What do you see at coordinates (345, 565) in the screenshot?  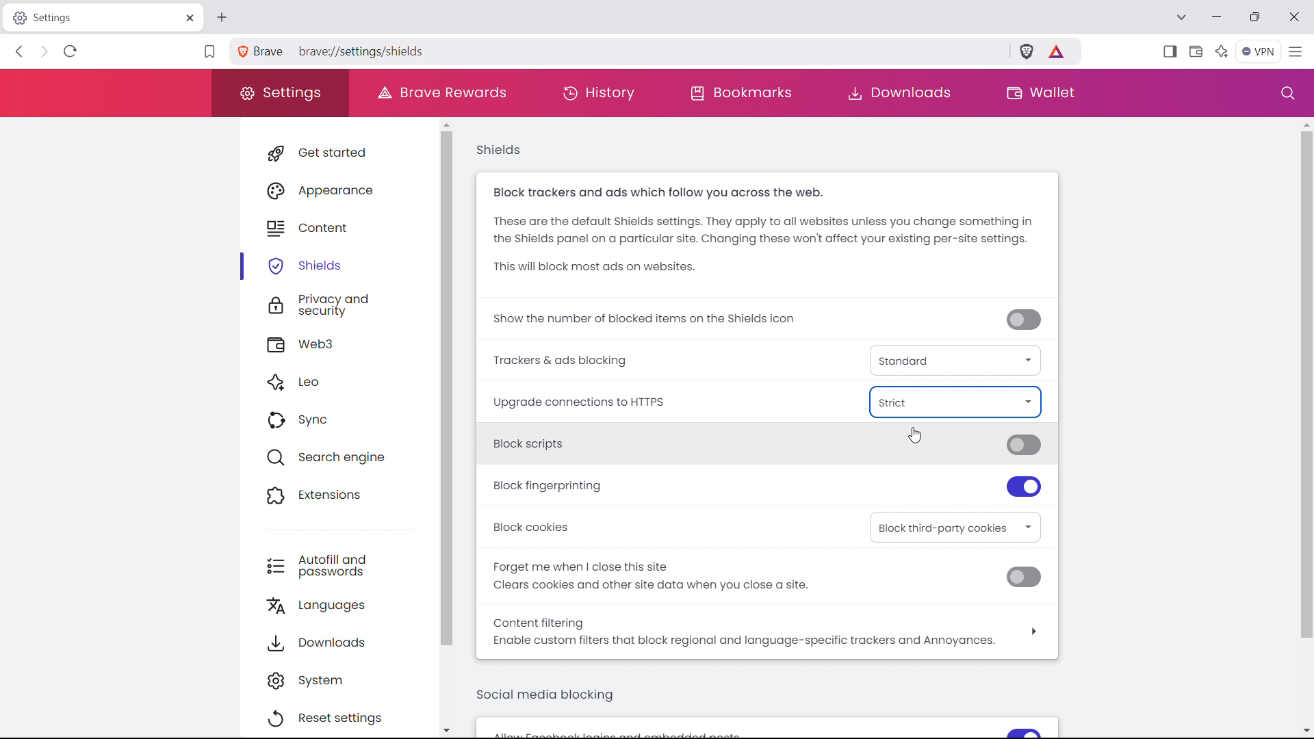 I see `autofill and passwords` at bounding box center [345, 565].